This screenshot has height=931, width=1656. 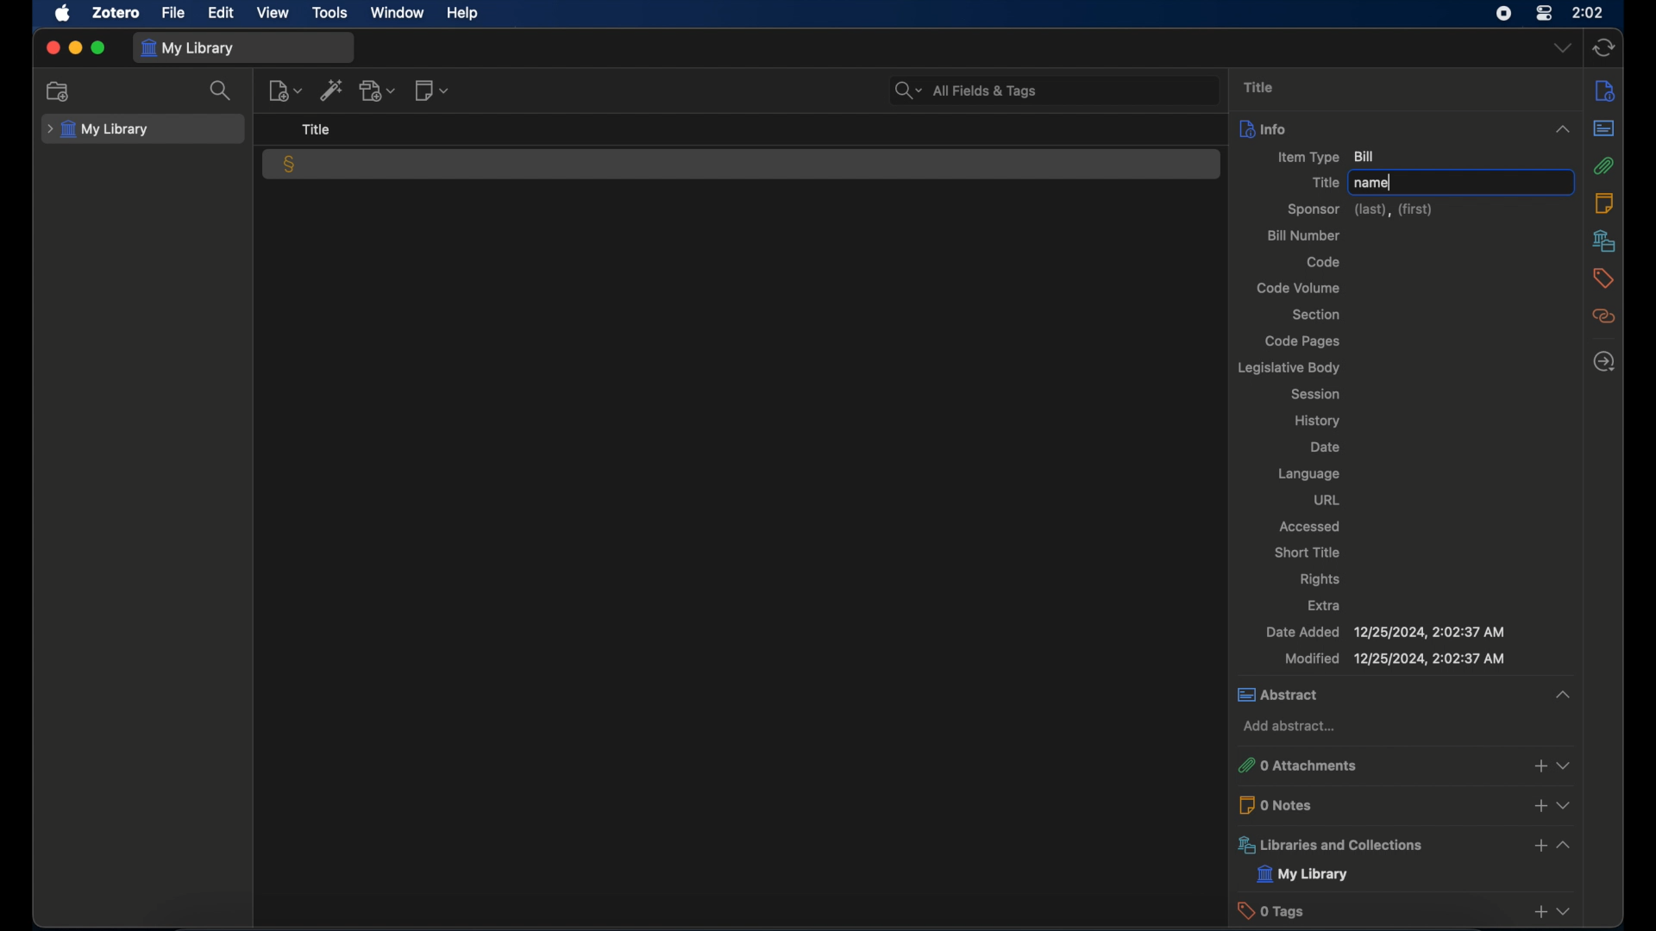 I want to click on info, so click(x=1407, y=129).